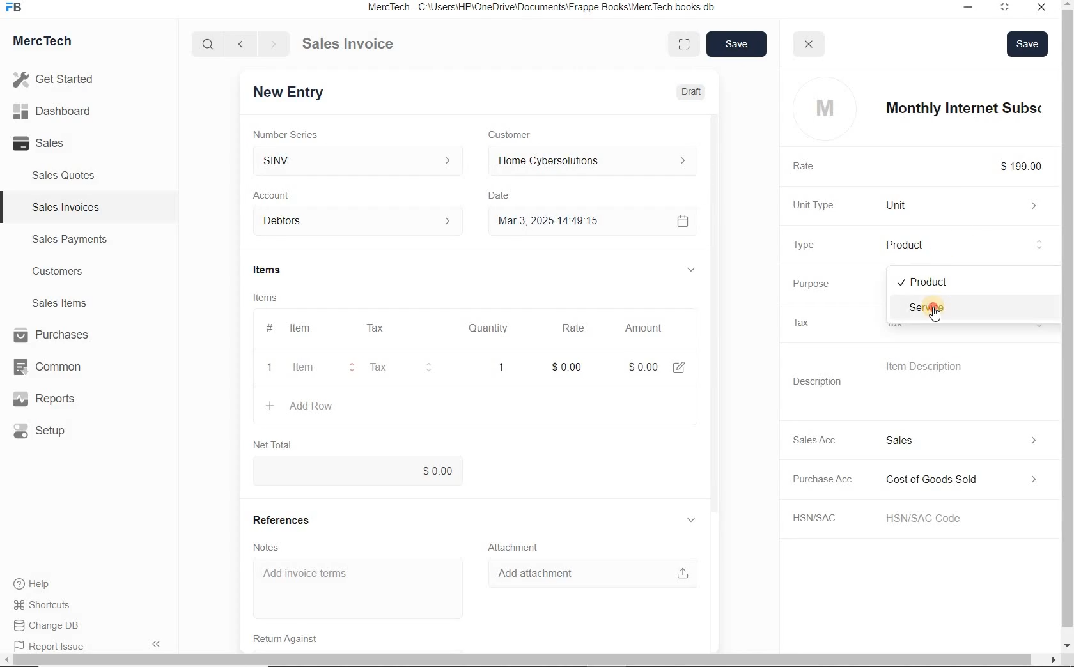  What do you see at coordinates (829, 518) in the screenshot?
I see `HSN/SAC` at bounding box center [829, 518].